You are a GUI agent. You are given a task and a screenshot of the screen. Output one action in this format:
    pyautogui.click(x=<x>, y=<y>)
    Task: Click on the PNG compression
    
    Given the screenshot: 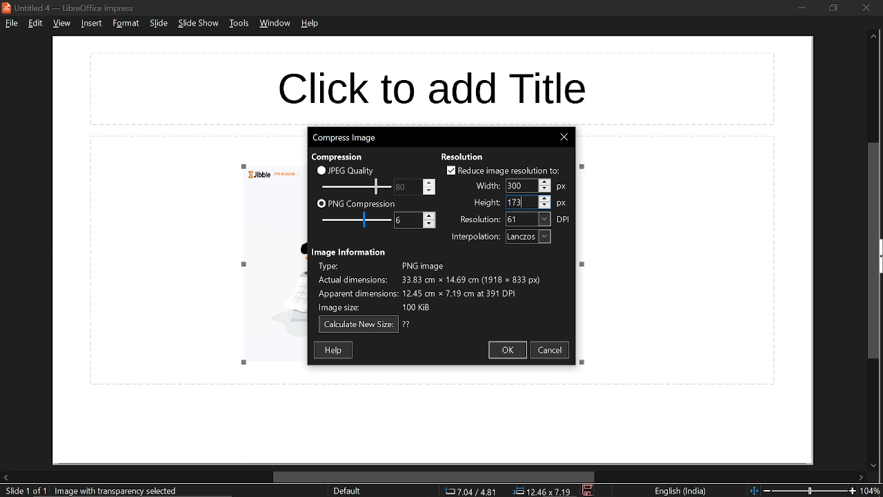 What is the action you would take?
    pyautogui.click(x=363, y=203)
    